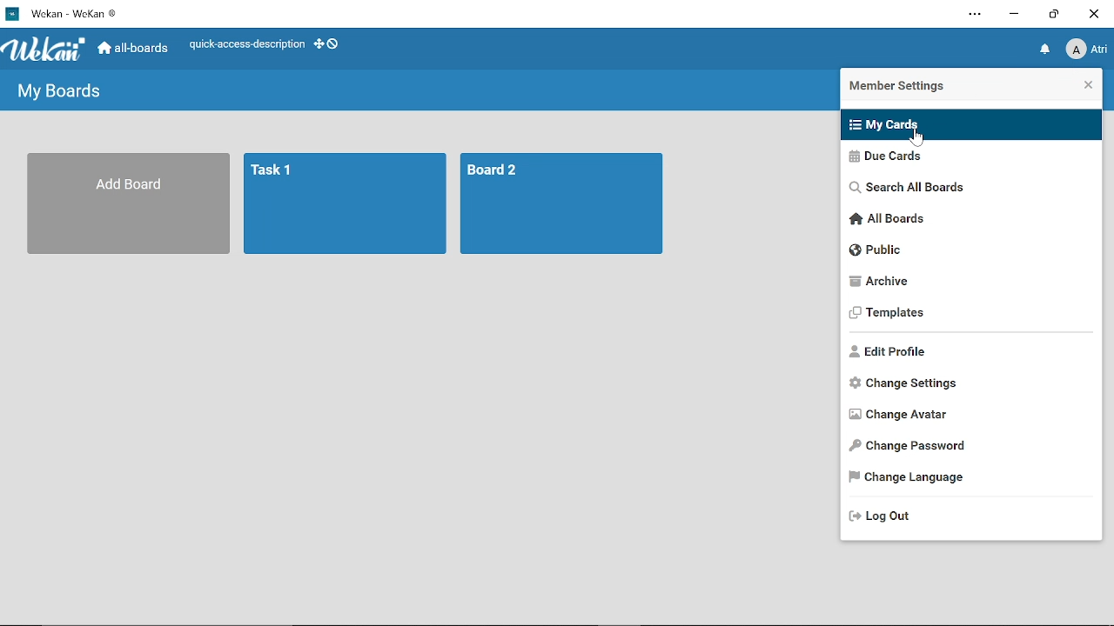 This screenshot has width=1114, height=626. I want to click on Due cards, so click(963, 159).